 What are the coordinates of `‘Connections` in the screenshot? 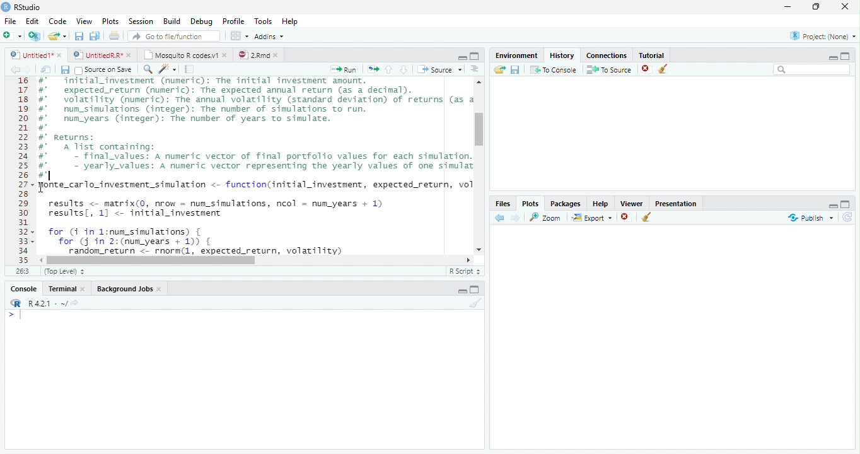 It's located at (605, 54).